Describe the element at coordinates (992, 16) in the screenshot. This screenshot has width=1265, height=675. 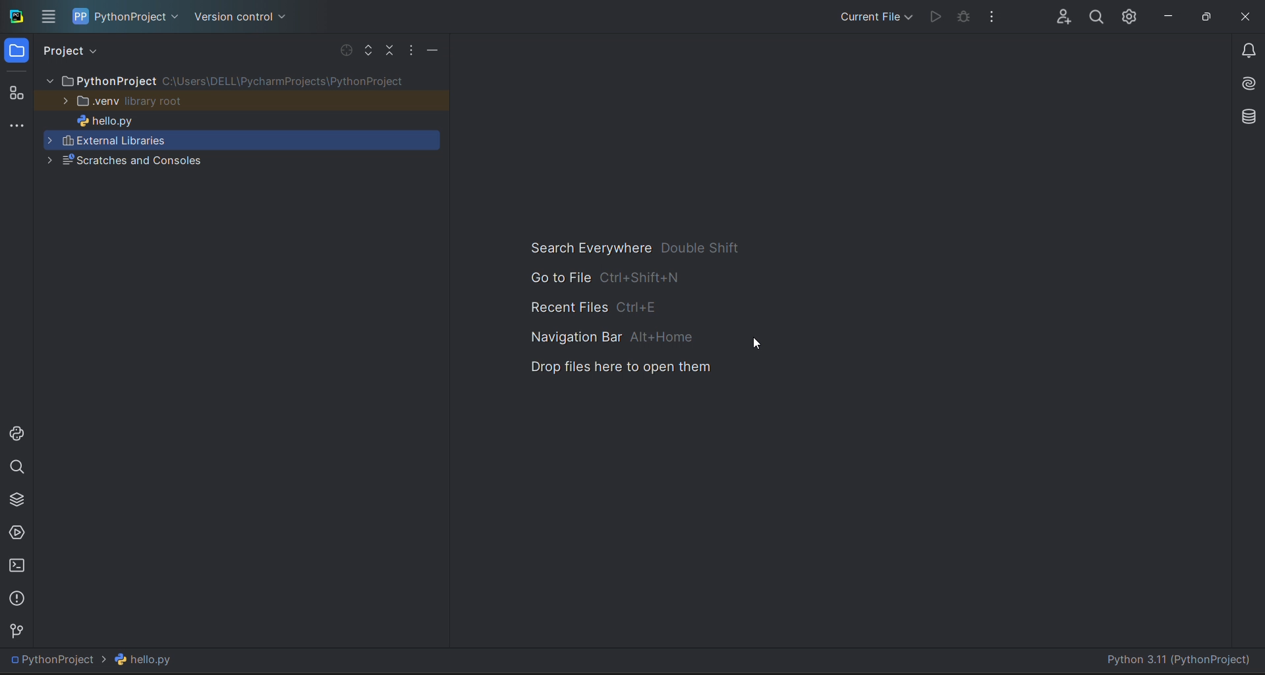
I see `options` at that location.